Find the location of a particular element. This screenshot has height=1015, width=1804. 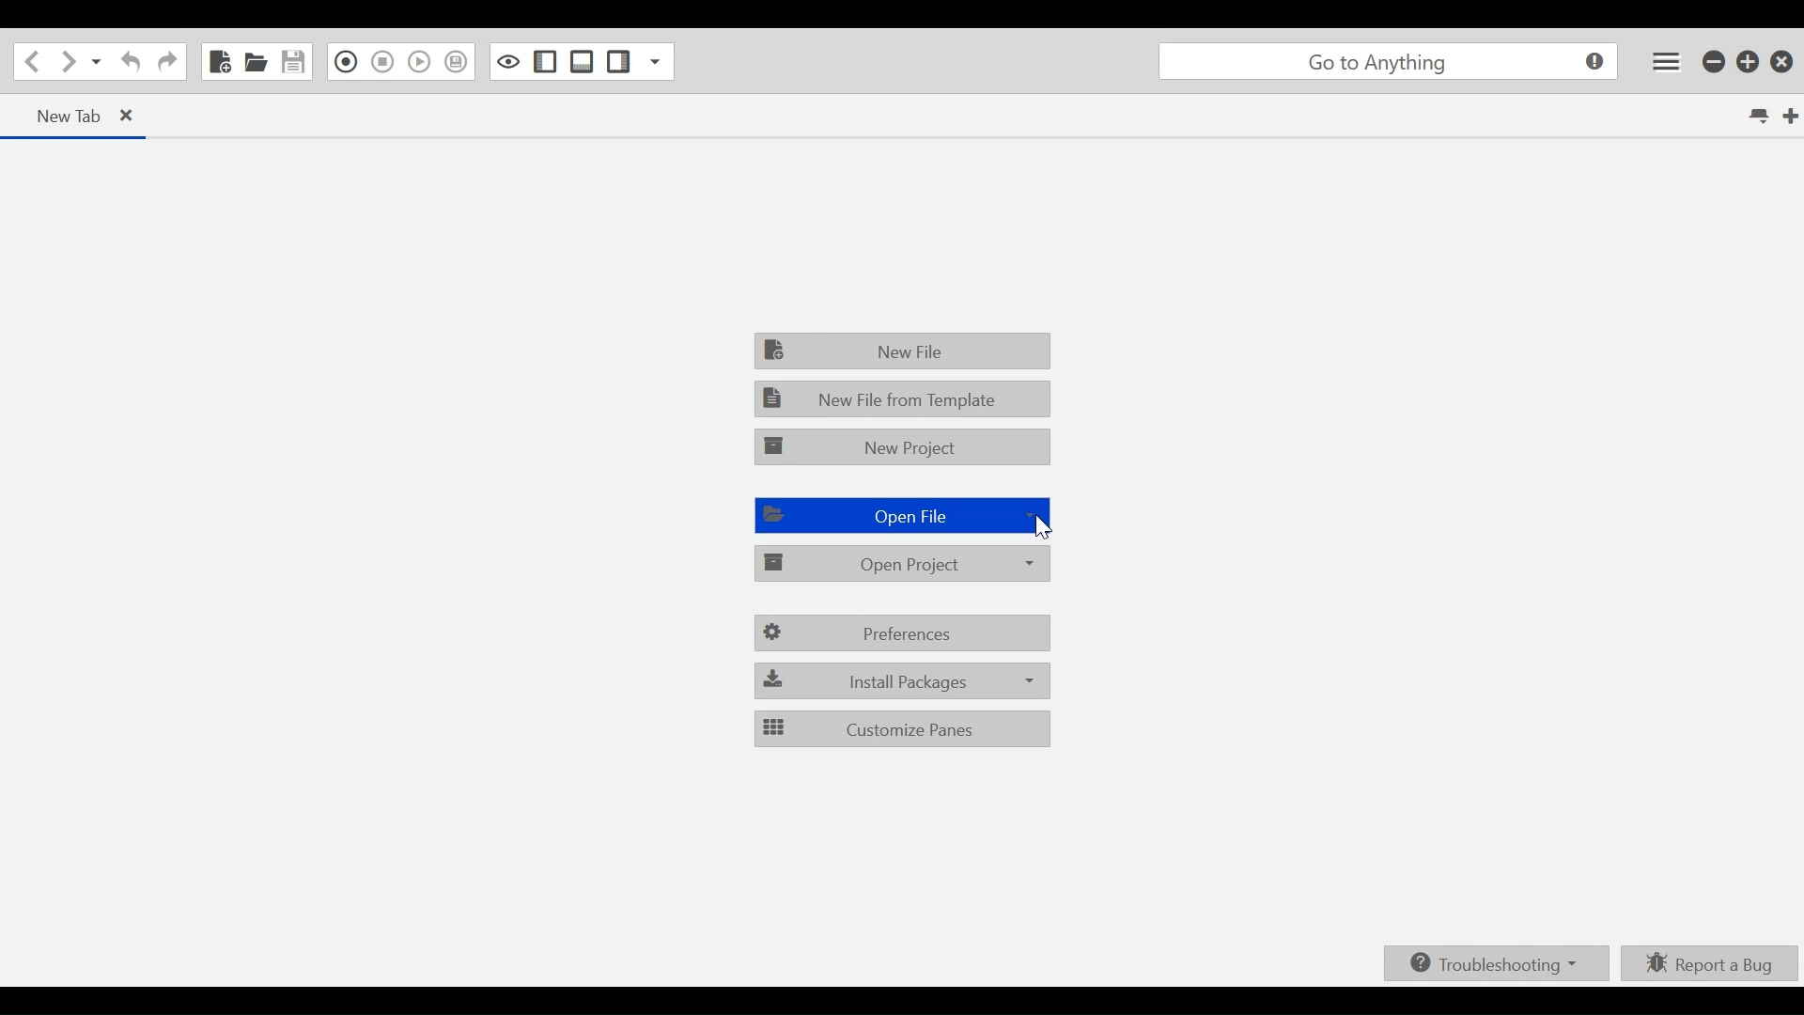

Go Forward one location is located at coordinates (67, 61).